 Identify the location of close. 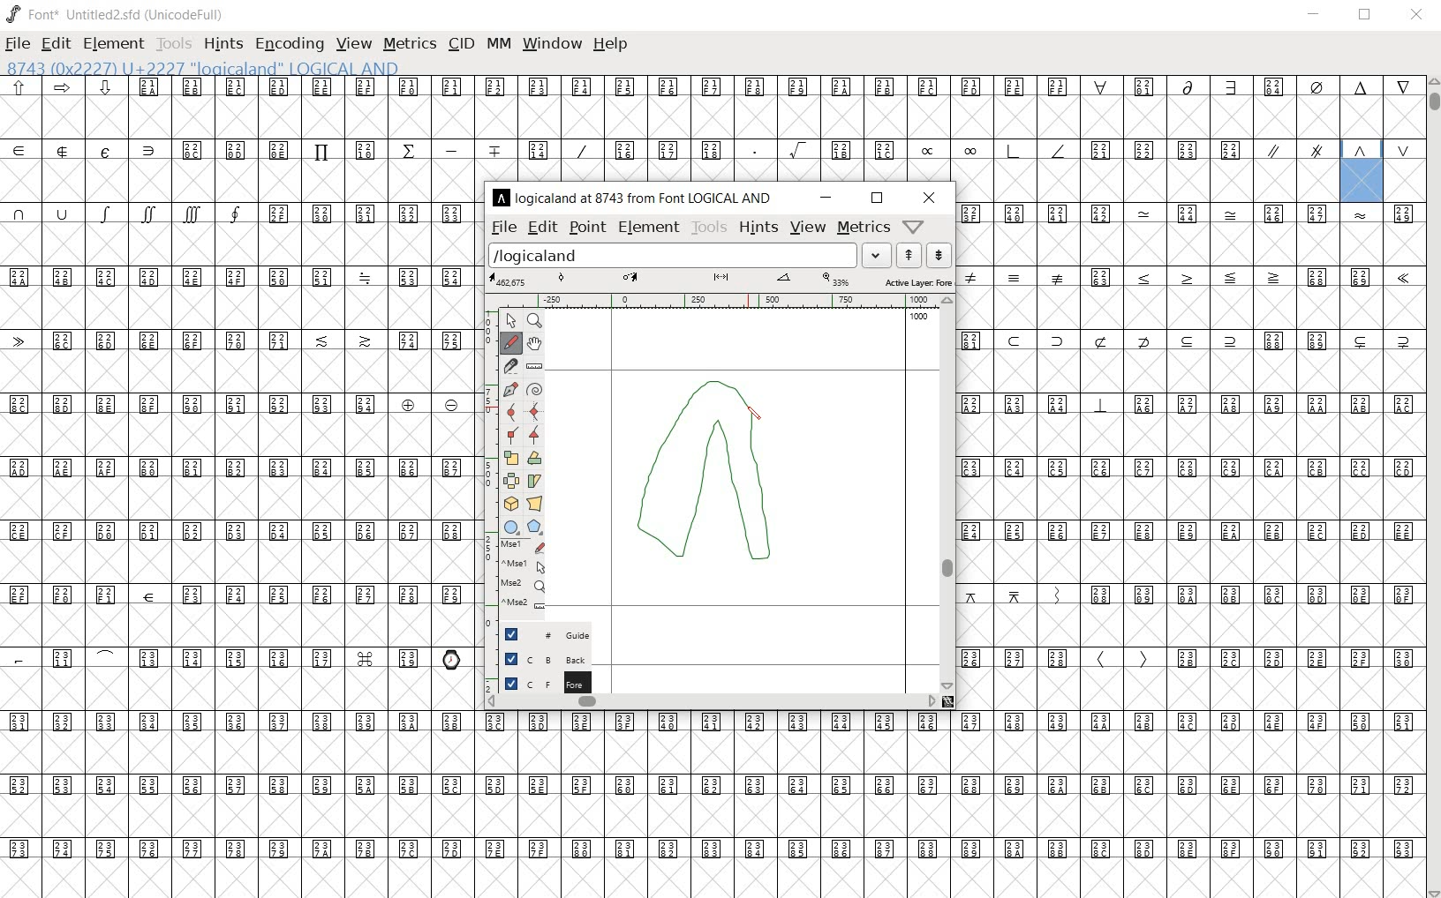
(1420, 15).